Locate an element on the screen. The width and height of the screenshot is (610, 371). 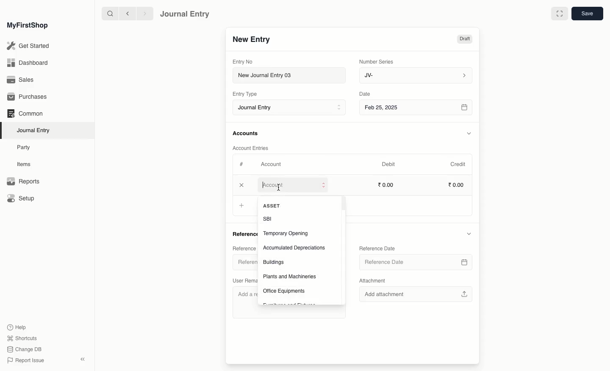
Entry No is located at coordinates (243, 61).